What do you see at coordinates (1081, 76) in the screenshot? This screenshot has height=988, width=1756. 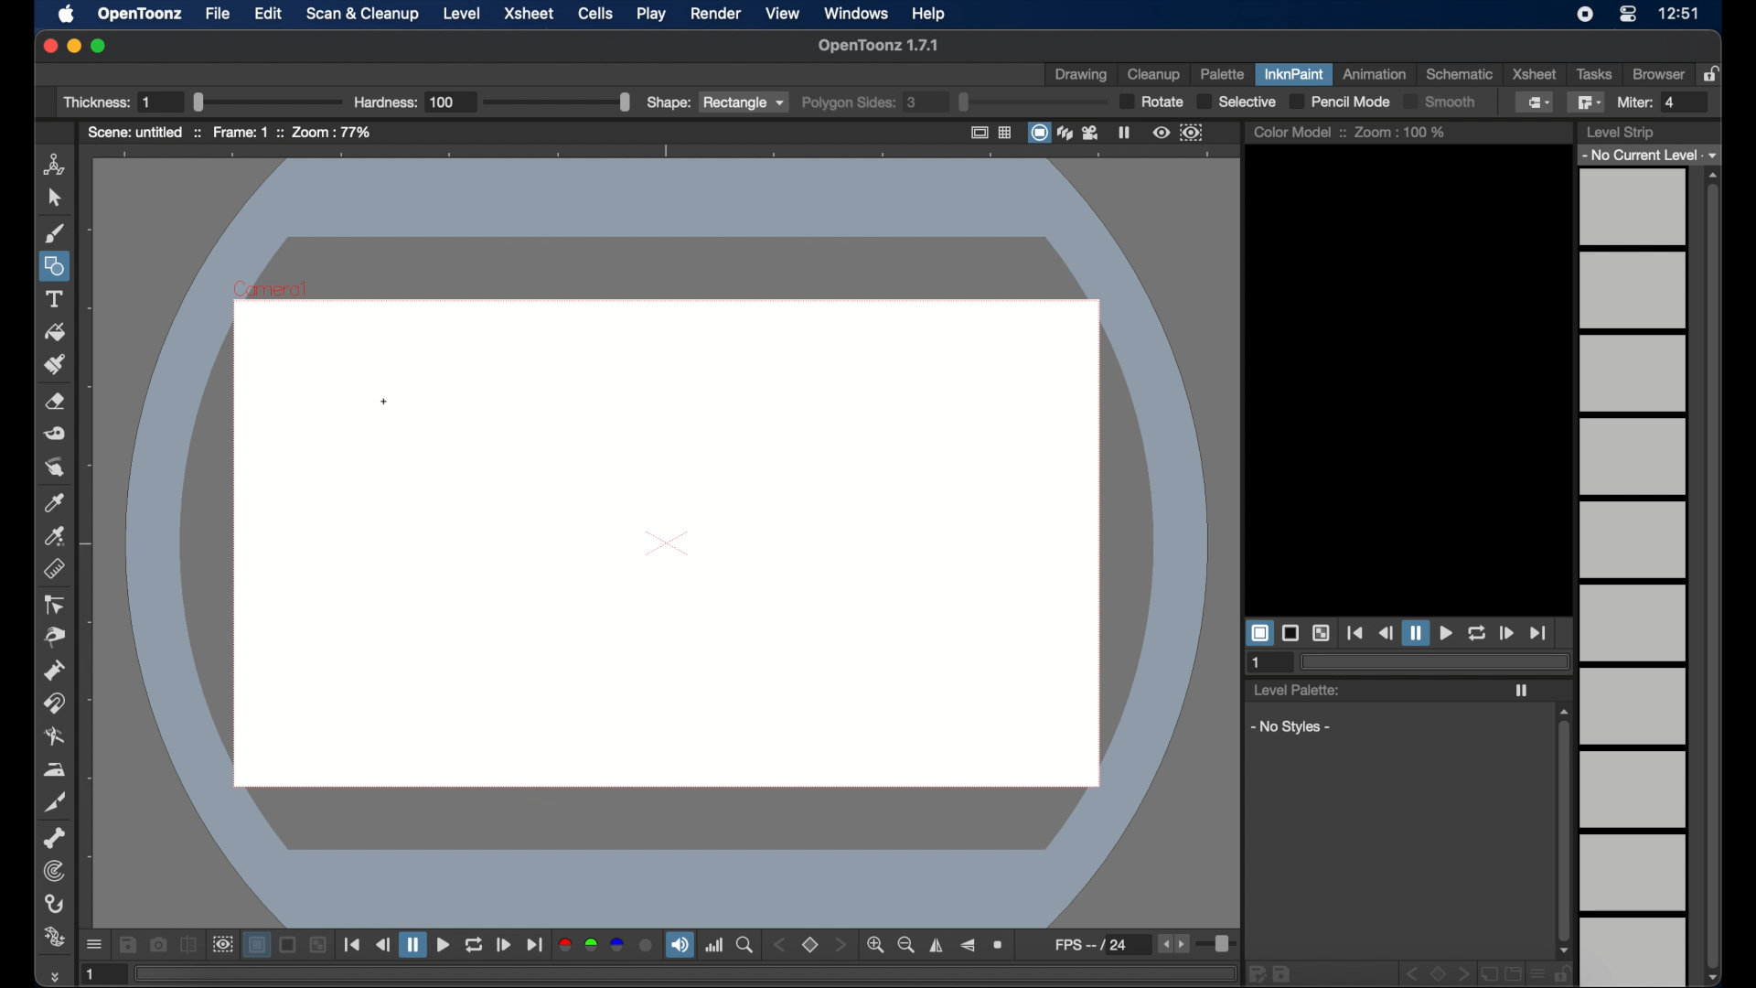 I see `drawing` at bounding box center [1081, 76].